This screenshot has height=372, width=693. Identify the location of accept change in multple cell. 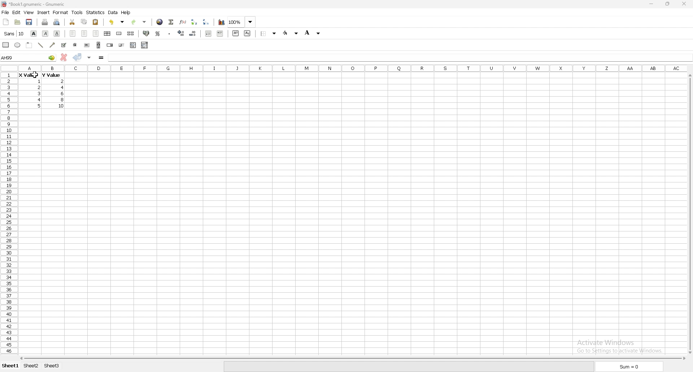
(90, 57).